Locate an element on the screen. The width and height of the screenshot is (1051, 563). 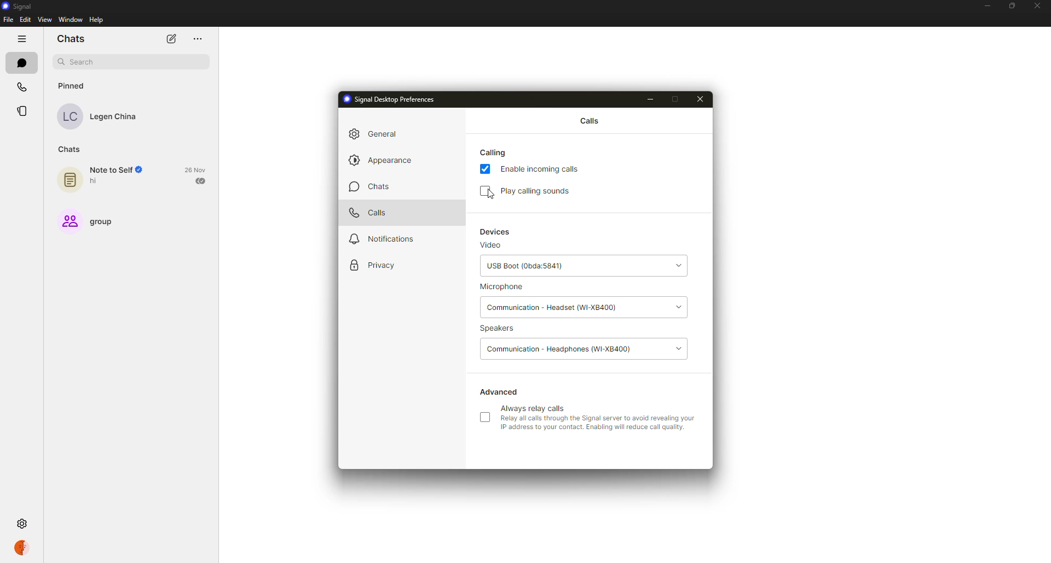
drop is located at coordinates (684, 347).